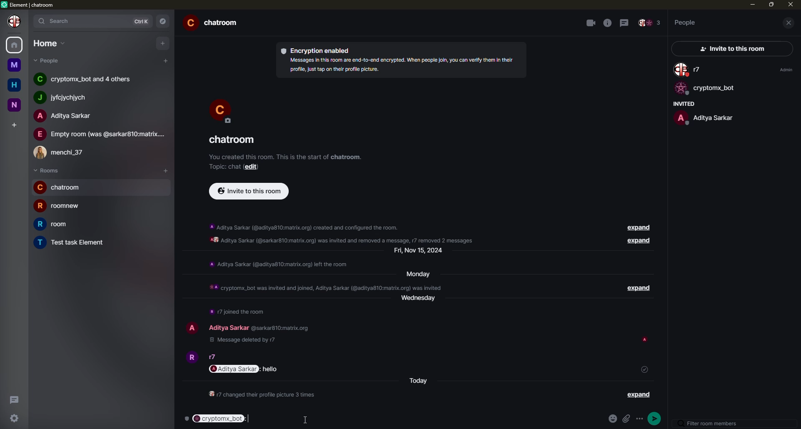  What do you see at coordinates (682, 104) in the screenshot?
I see `invited` at bounding box center [682, 104].